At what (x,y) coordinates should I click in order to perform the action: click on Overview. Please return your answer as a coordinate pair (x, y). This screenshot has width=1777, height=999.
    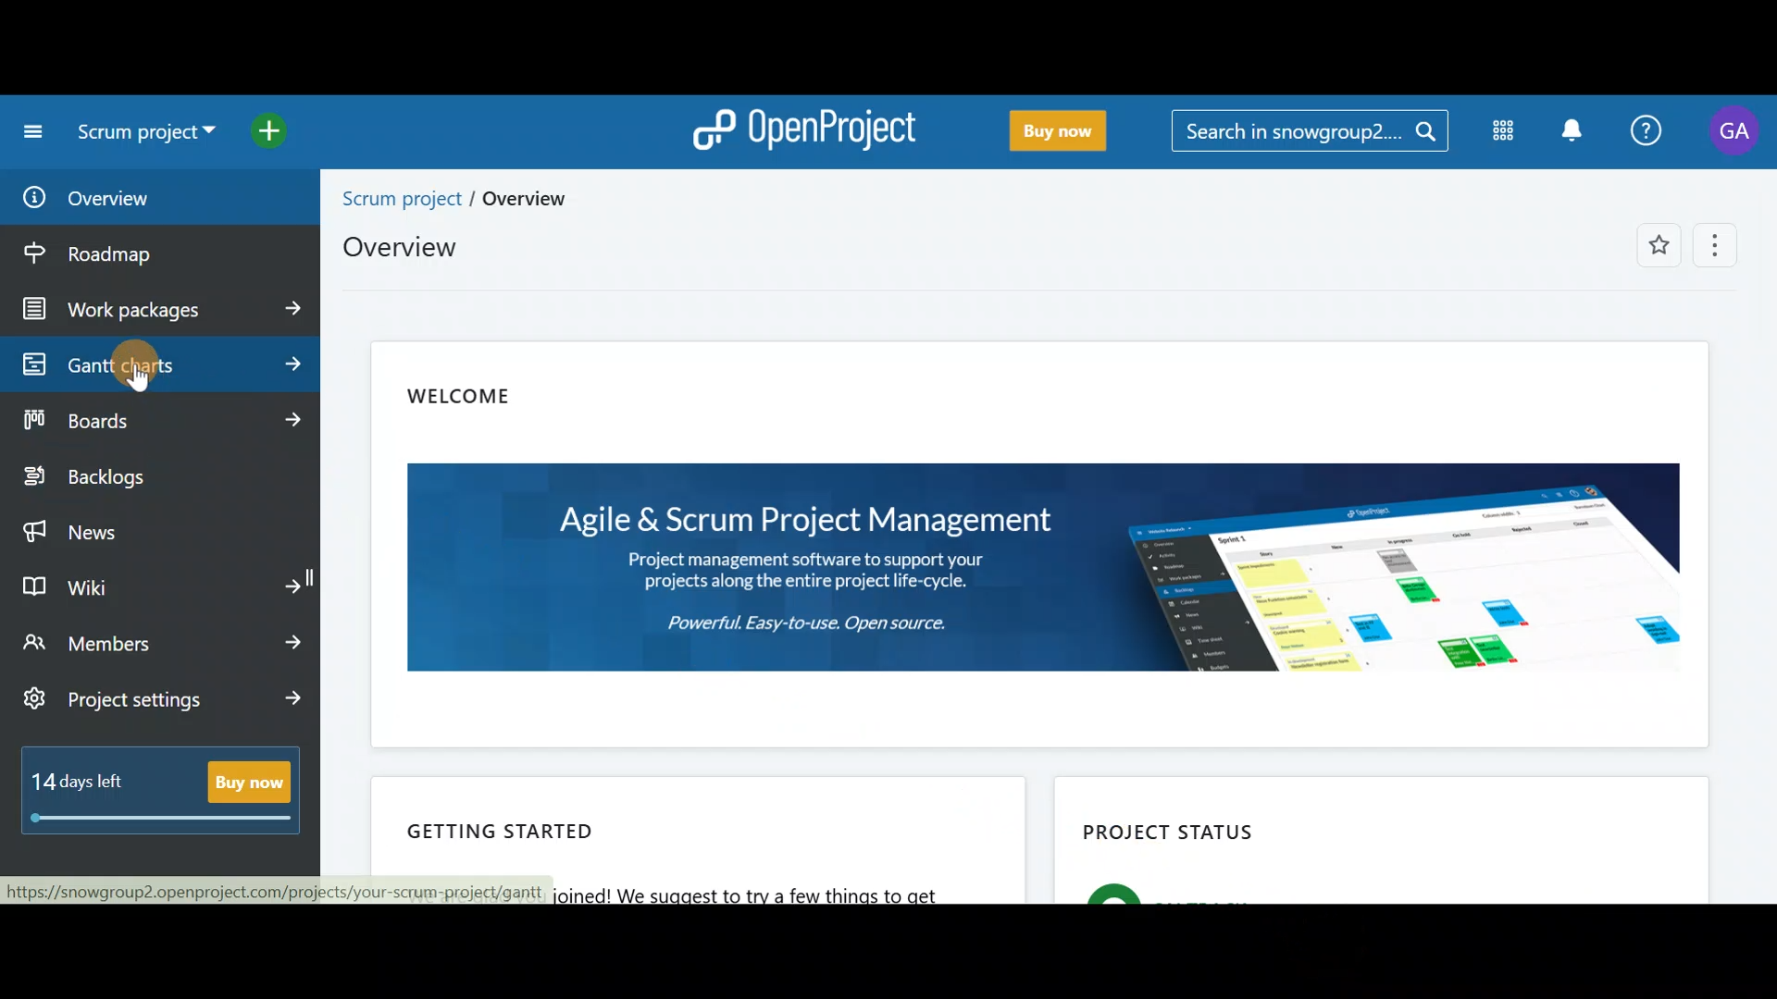
    Looking at the image, I should click on (154, 195).